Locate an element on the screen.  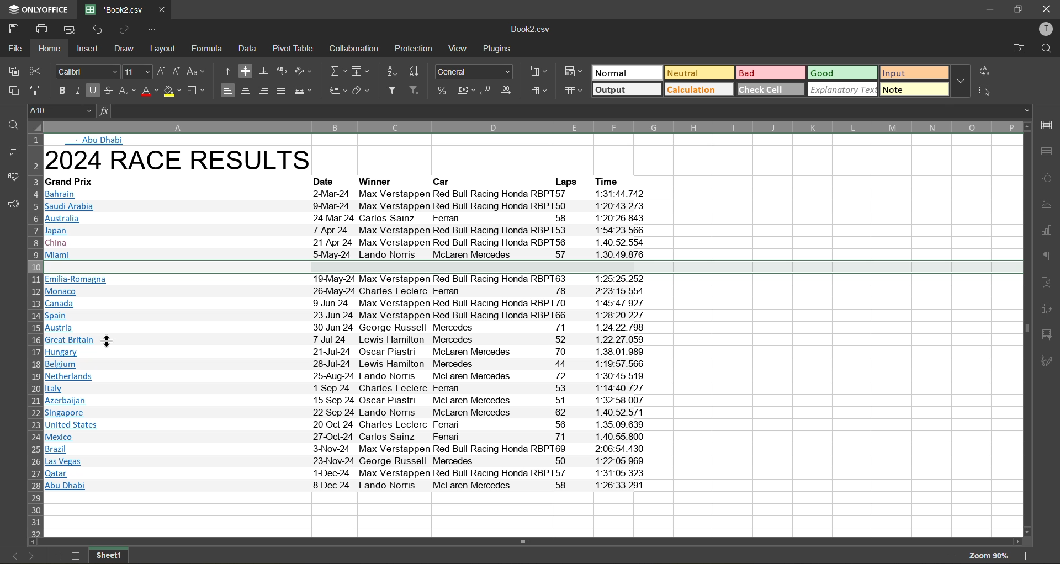
explanatory text is located at coordinates (842, 89).